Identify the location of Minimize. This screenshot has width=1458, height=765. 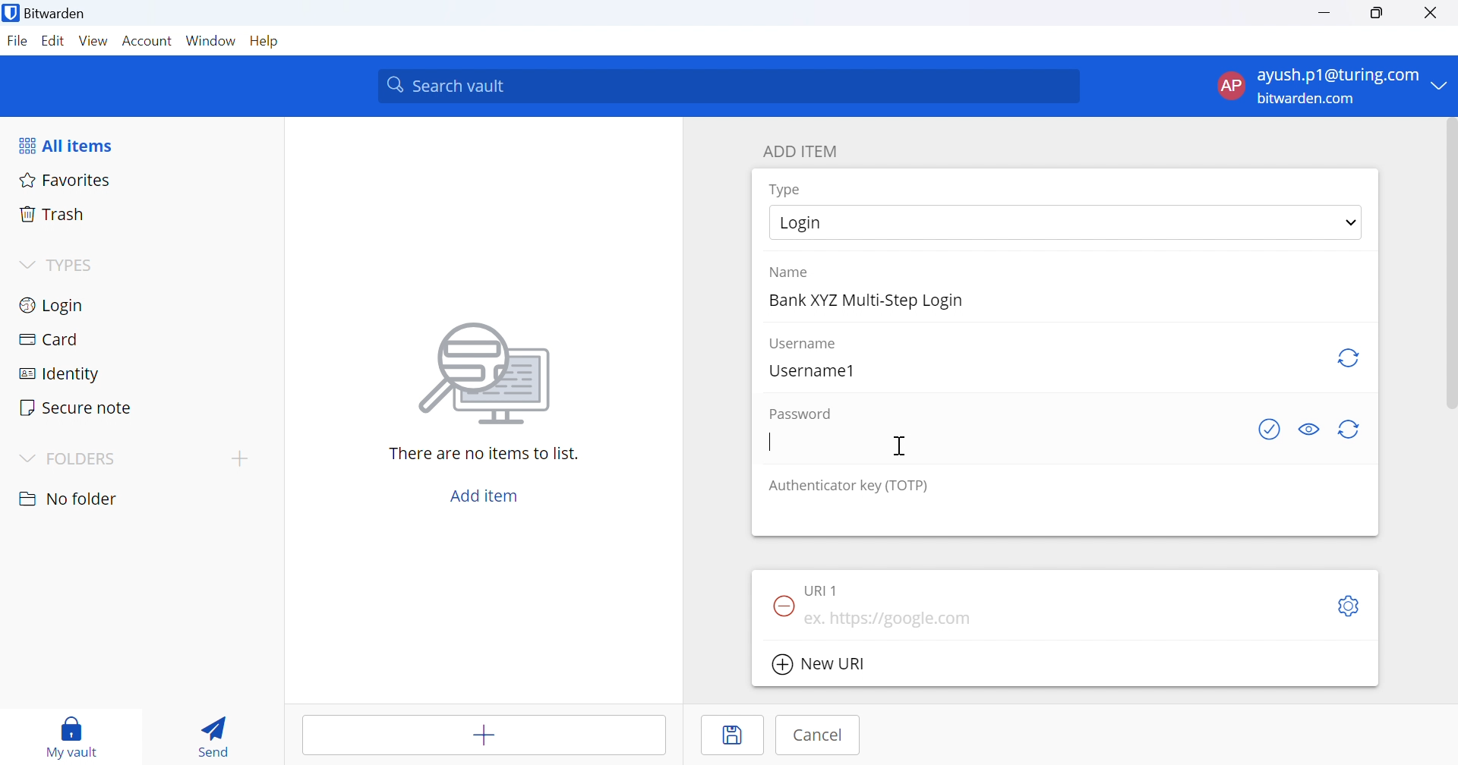
(1324, 14).